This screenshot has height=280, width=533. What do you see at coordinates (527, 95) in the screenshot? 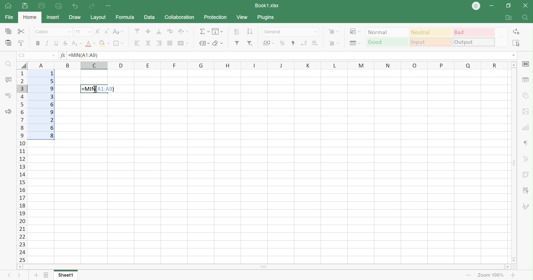
I see `Shape settings` at bounding box center [527, 95].